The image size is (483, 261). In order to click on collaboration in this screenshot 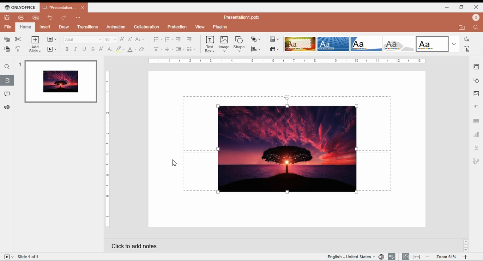, I will do `click(146, 27)`.